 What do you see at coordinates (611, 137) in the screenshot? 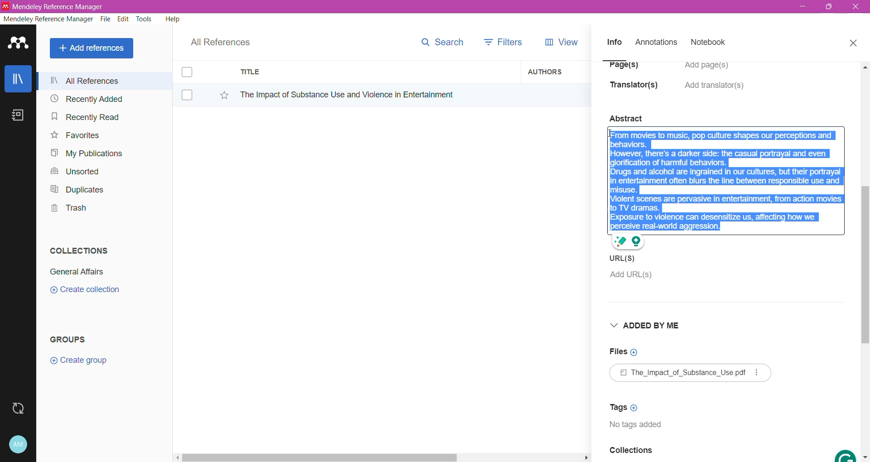
I see `Cursor` at bounding box center [611, 137].